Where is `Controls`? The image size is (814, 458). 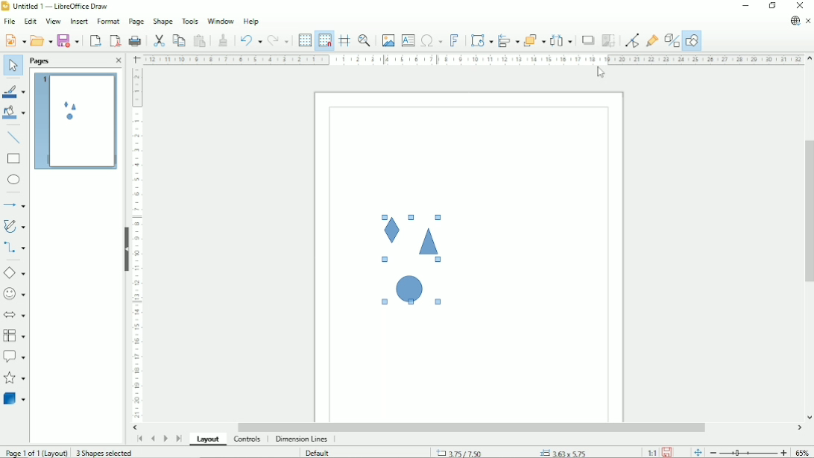
Controls is located at coordinates (247, 440).